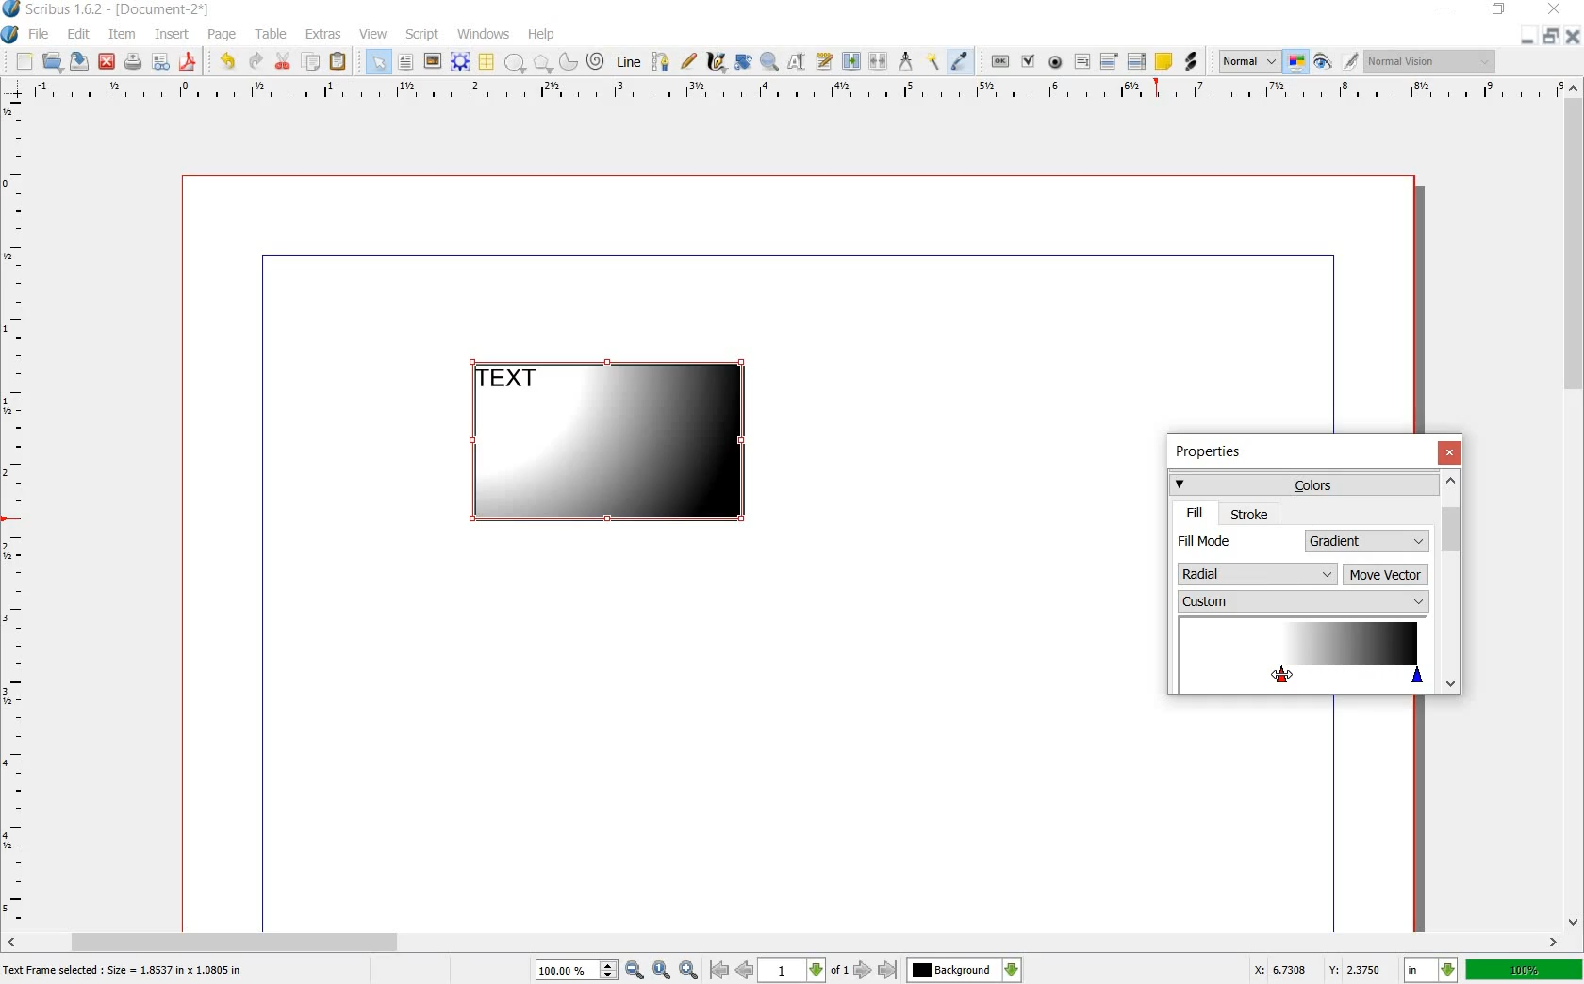 This screenshot has width=1584, height=984. What do you see at coordinates (1317, 969) in the screenshot?
I see `X: 6.7308 Y: 2.3750` at bounding box center [1317, 969].